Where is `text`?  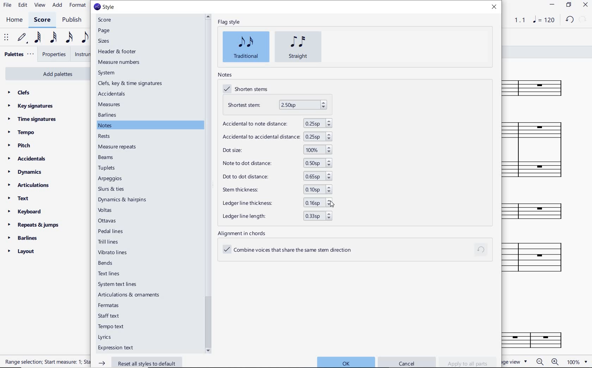
text is located at coordinates (18, 198).